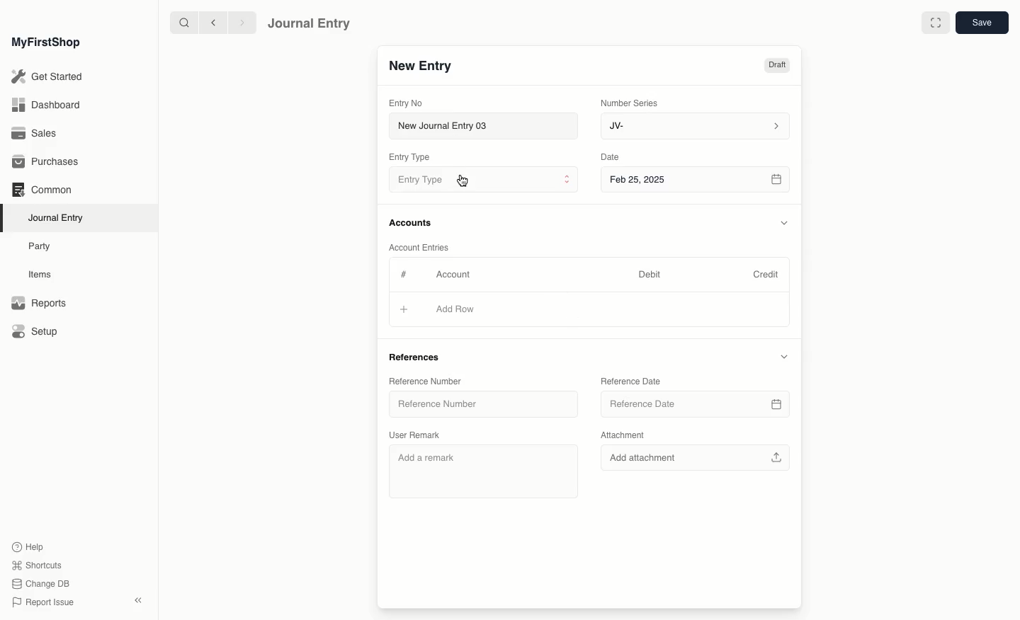 The image size is (1020, 620). I want to click on Entry No, so click(407, 103).